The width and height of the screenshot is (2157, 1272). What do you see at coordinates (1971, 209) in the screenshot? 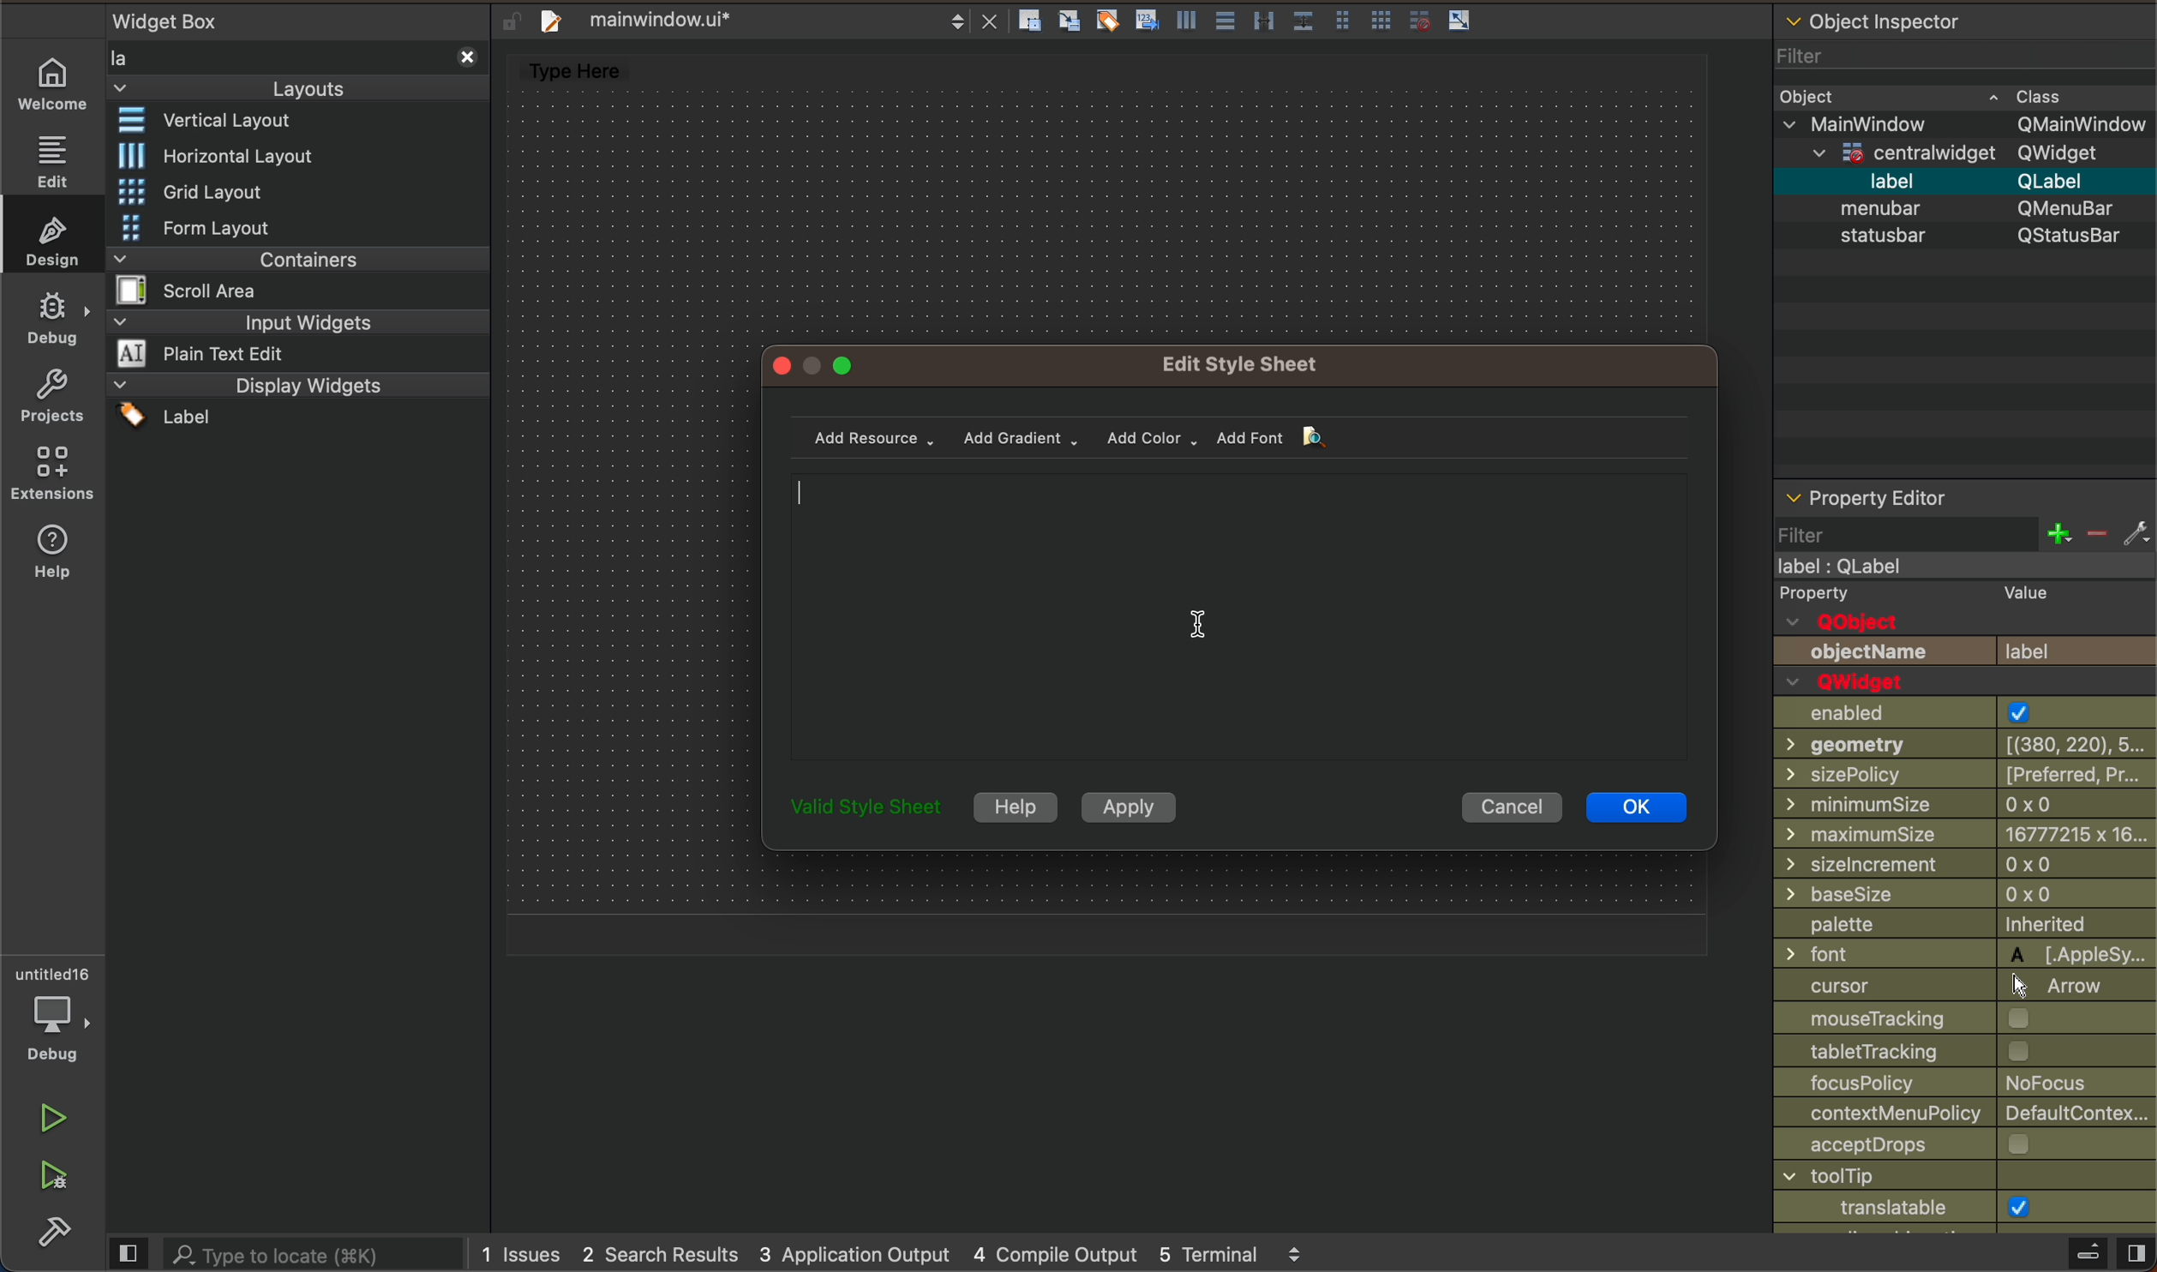
I see `menubar` at bounding box center [1971, 209].